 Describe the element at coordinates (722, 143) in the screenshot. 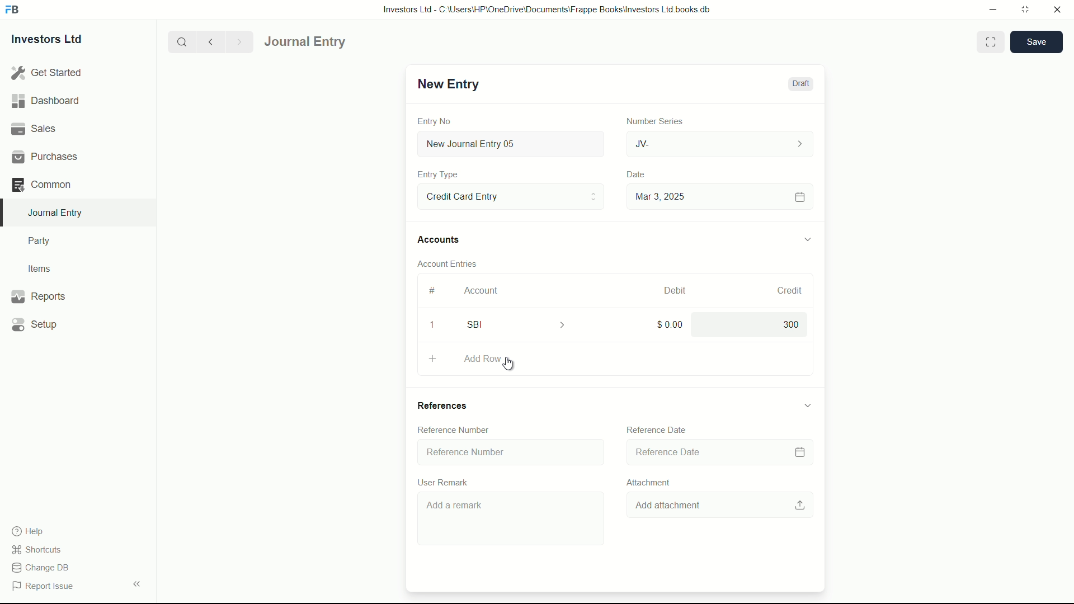

I see `JV` at that location.